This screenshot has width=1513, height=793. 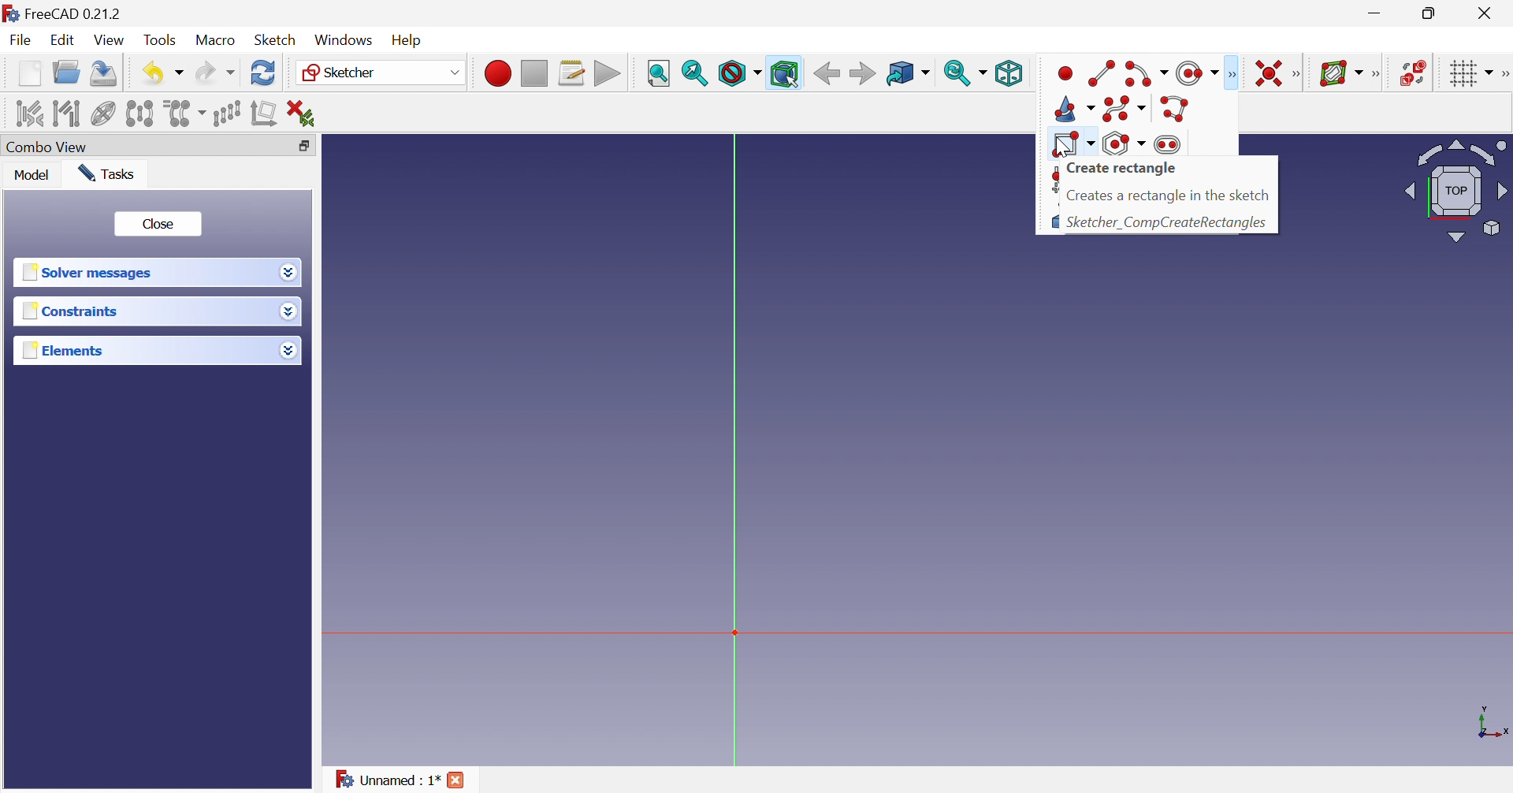 I want to click on Select associated geometry, so click(x=67, y=113).